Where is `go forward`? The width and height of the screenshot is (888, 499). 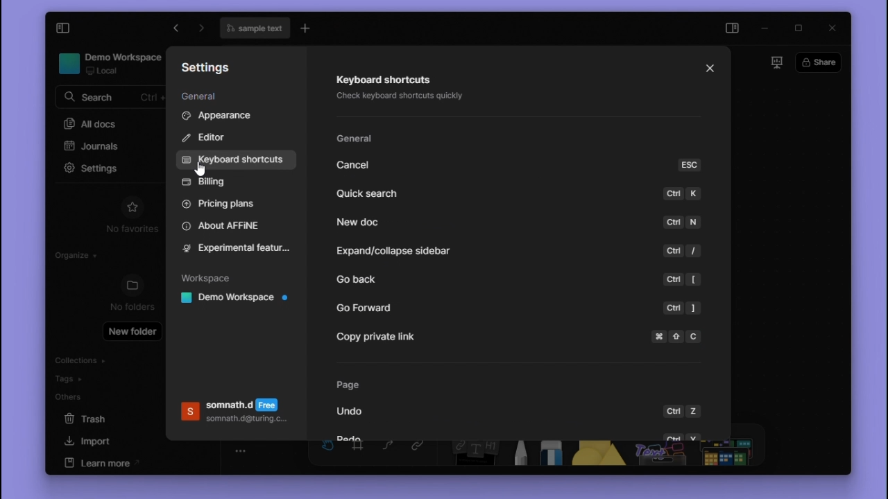 go forward is located at coordinates (173, 28).